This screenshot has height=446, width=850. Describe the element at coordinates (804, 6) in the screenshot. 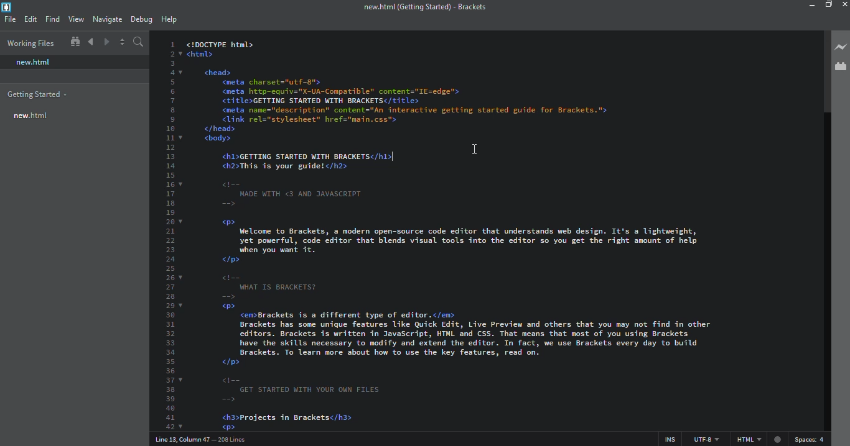

I see `minimize` at that location.